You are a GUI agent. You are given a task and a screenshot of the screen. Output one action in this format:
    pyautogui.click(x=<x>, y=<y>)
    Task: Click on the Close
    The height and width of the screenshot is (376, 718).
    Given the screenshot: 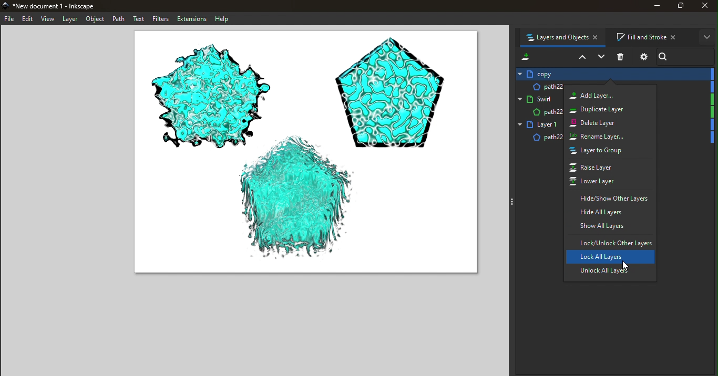 What is the action you would take?
    pyautogui.click(x=706, y=7)
    